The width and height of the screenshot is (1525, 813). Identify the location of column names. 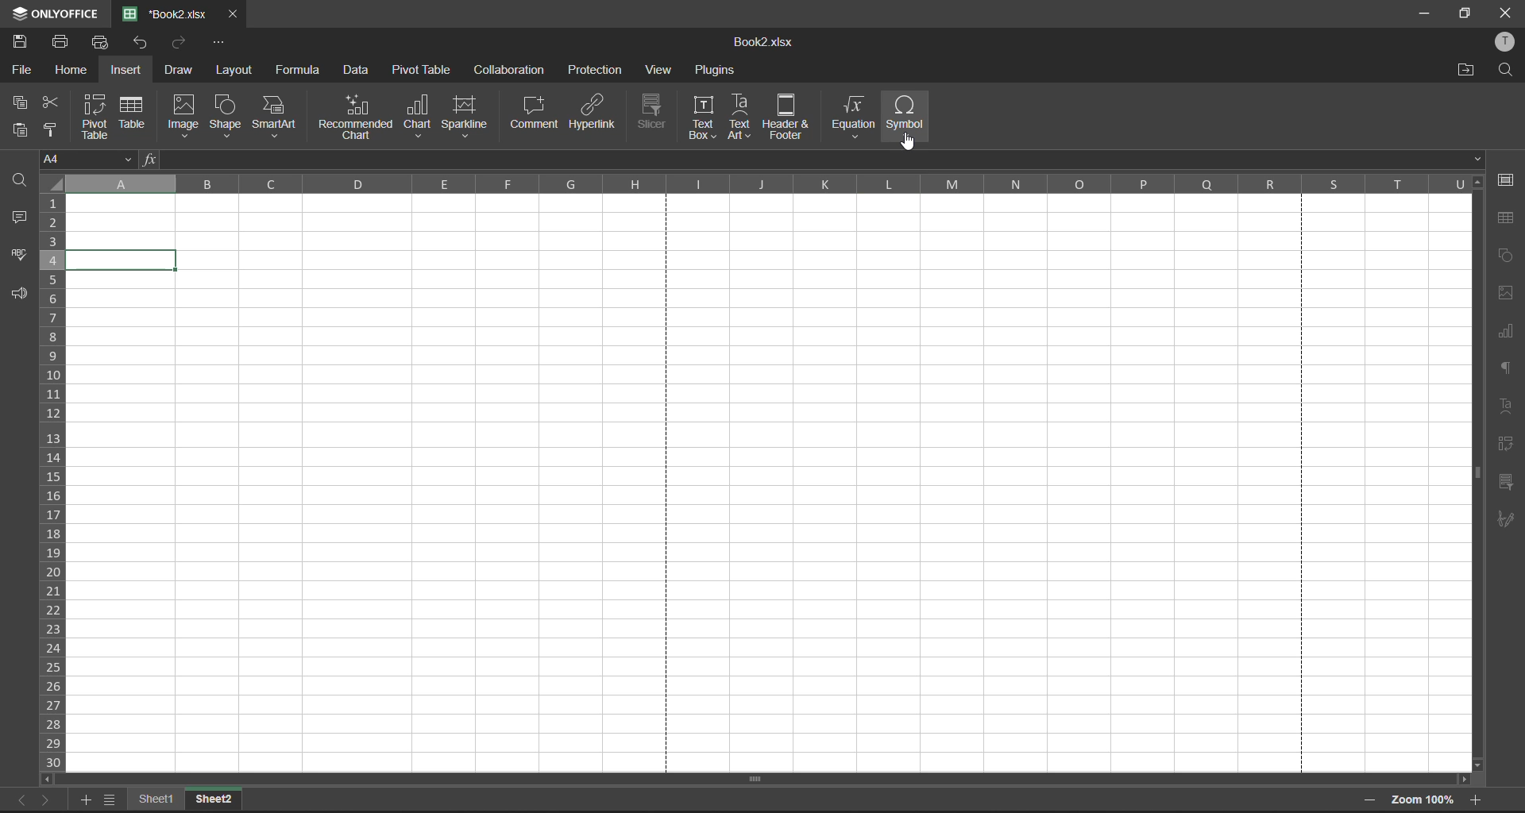
(767, 183).